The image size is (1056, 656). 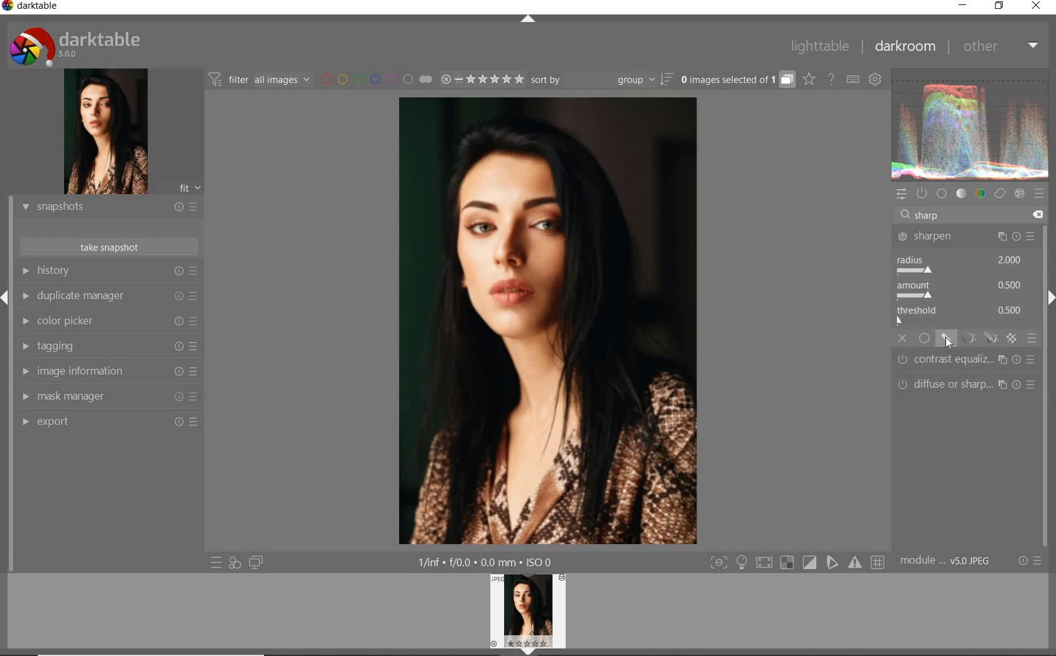 What do you see at coordinates (75, 46) in the screenshot?
I see `Darktable 5.0.0` at bounding box center [75, 46].